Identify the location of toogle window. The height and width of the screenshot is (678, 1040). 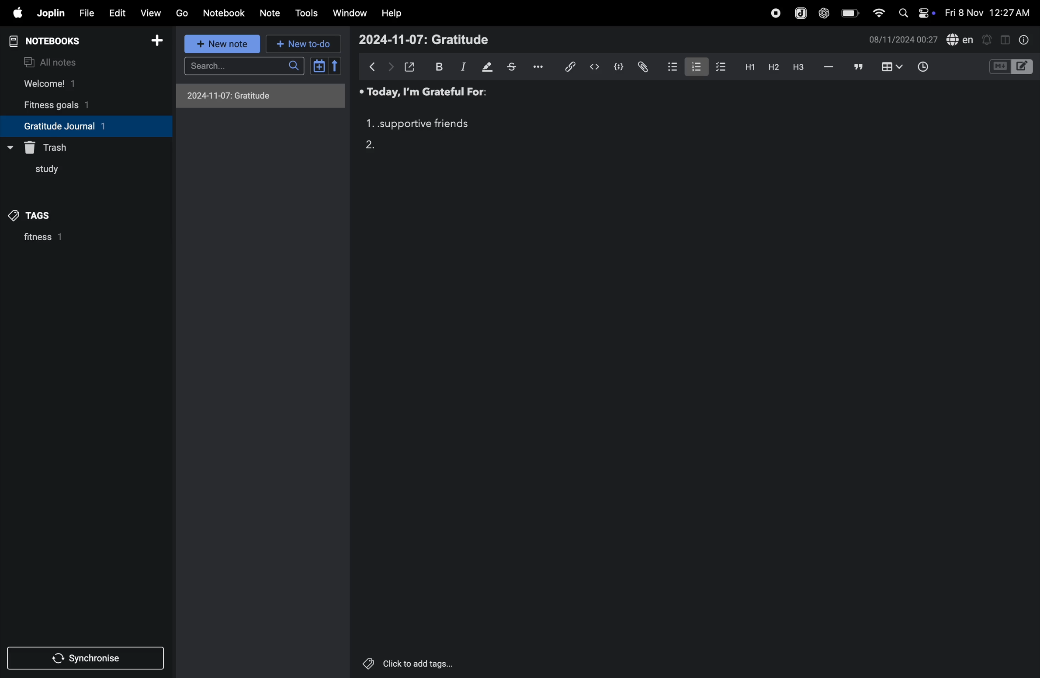
(1005, 39).